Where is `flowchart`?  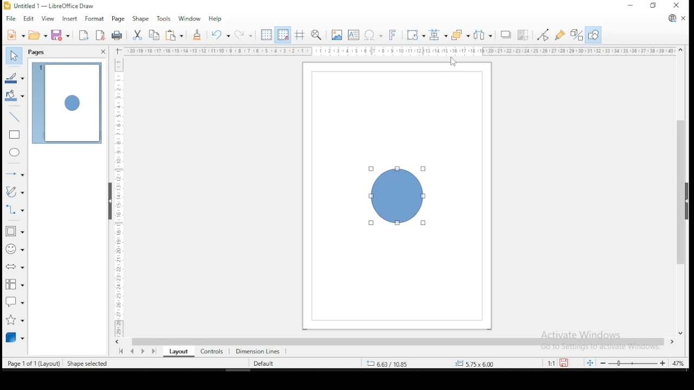 flowchart is located at coordinates (13, 284).